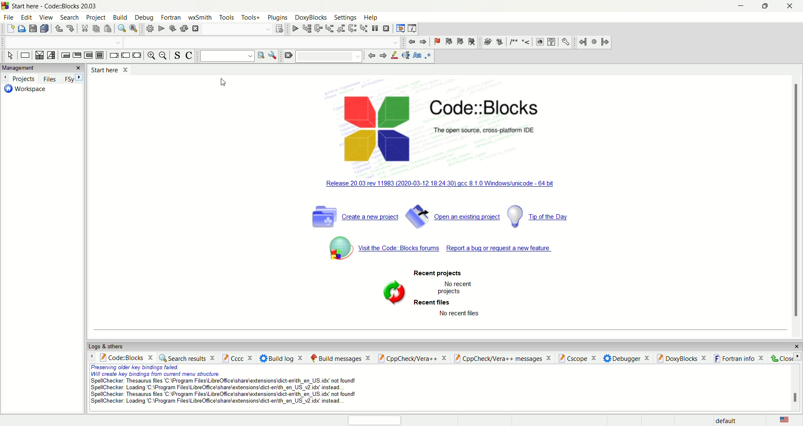  I want to click on recent files, so click(433, 302).